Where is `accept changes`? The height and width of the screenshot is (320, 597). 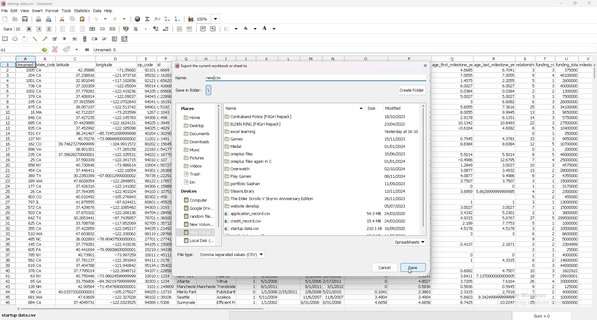 accept changes is located at coordinates (67, 49).